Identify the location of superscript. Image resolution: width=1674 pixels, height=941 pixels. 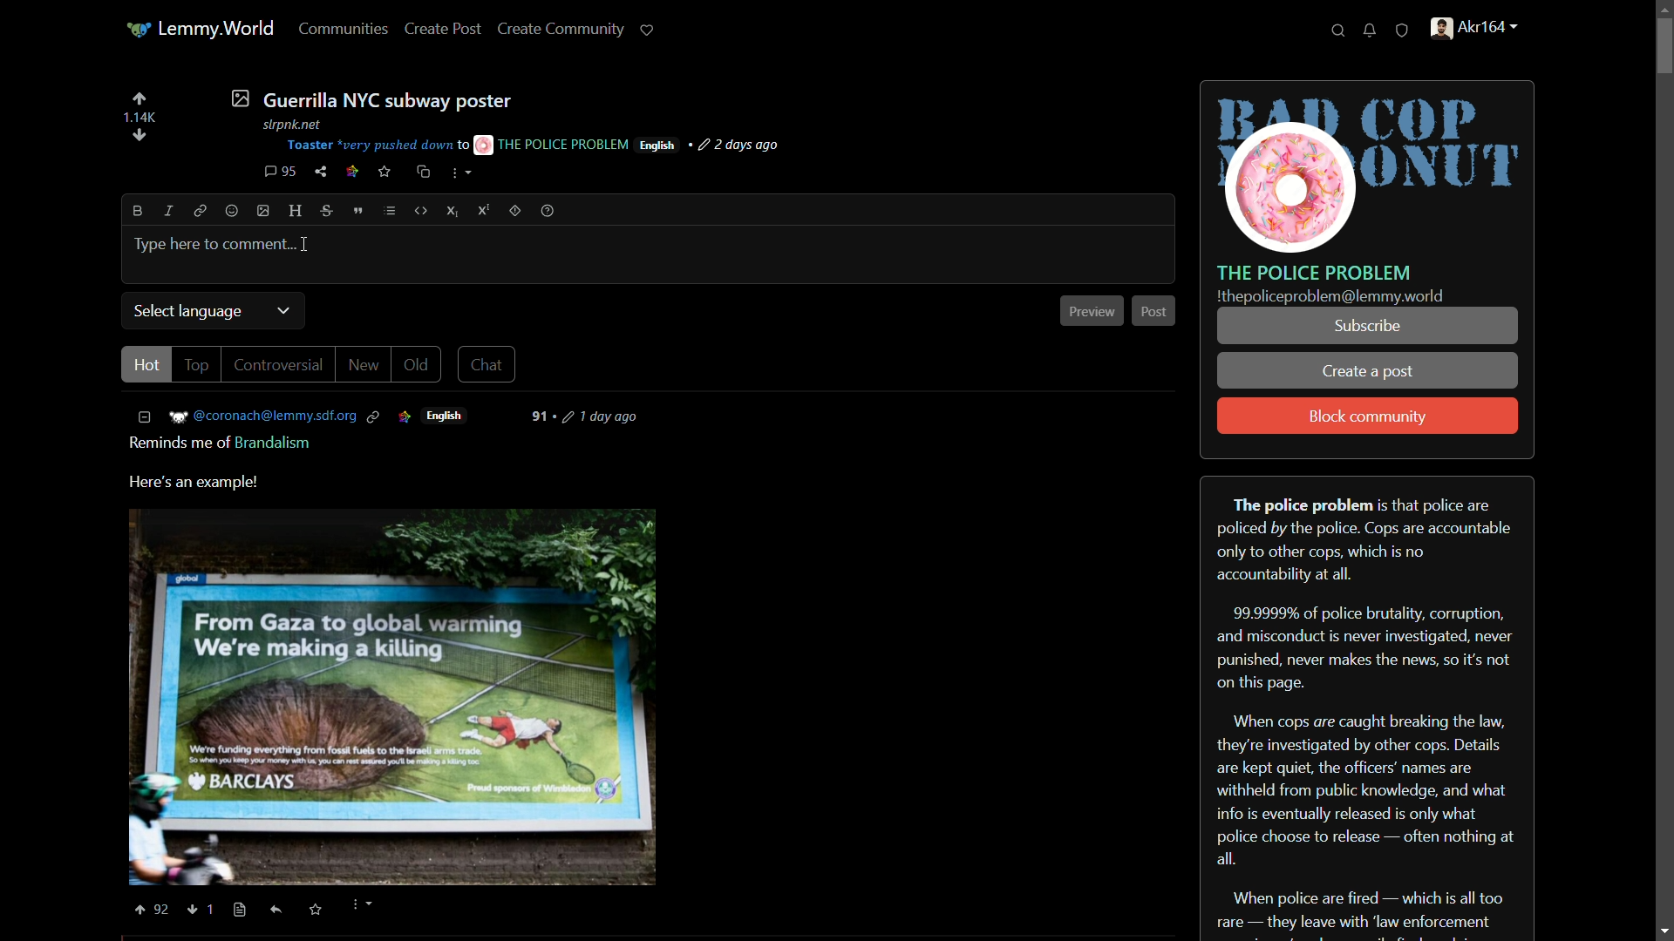
(484, 210).